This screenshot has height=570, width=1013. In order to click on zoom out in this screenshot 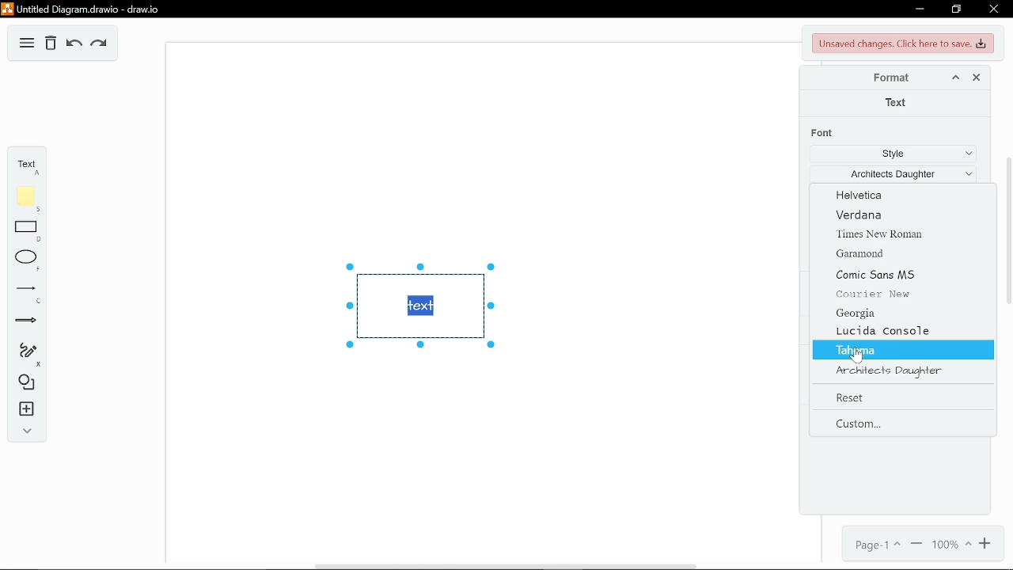, I will do `click(916, 544)`.